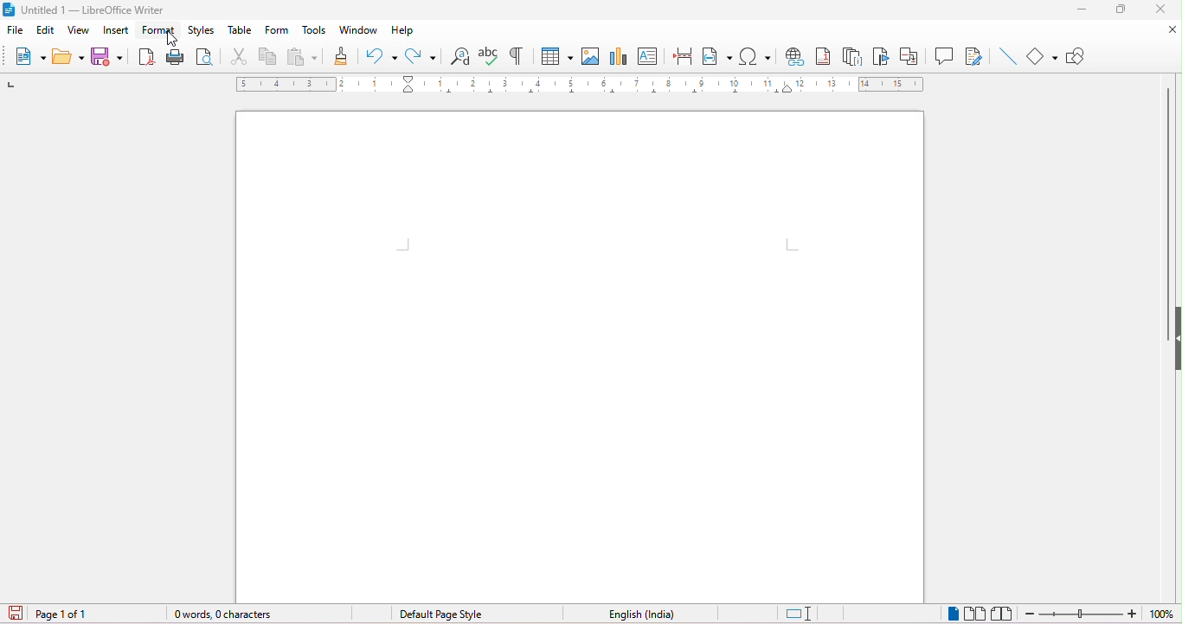  Describe the element at coordinates (555, 56) in the screenshot. I see `insert table` at that location.